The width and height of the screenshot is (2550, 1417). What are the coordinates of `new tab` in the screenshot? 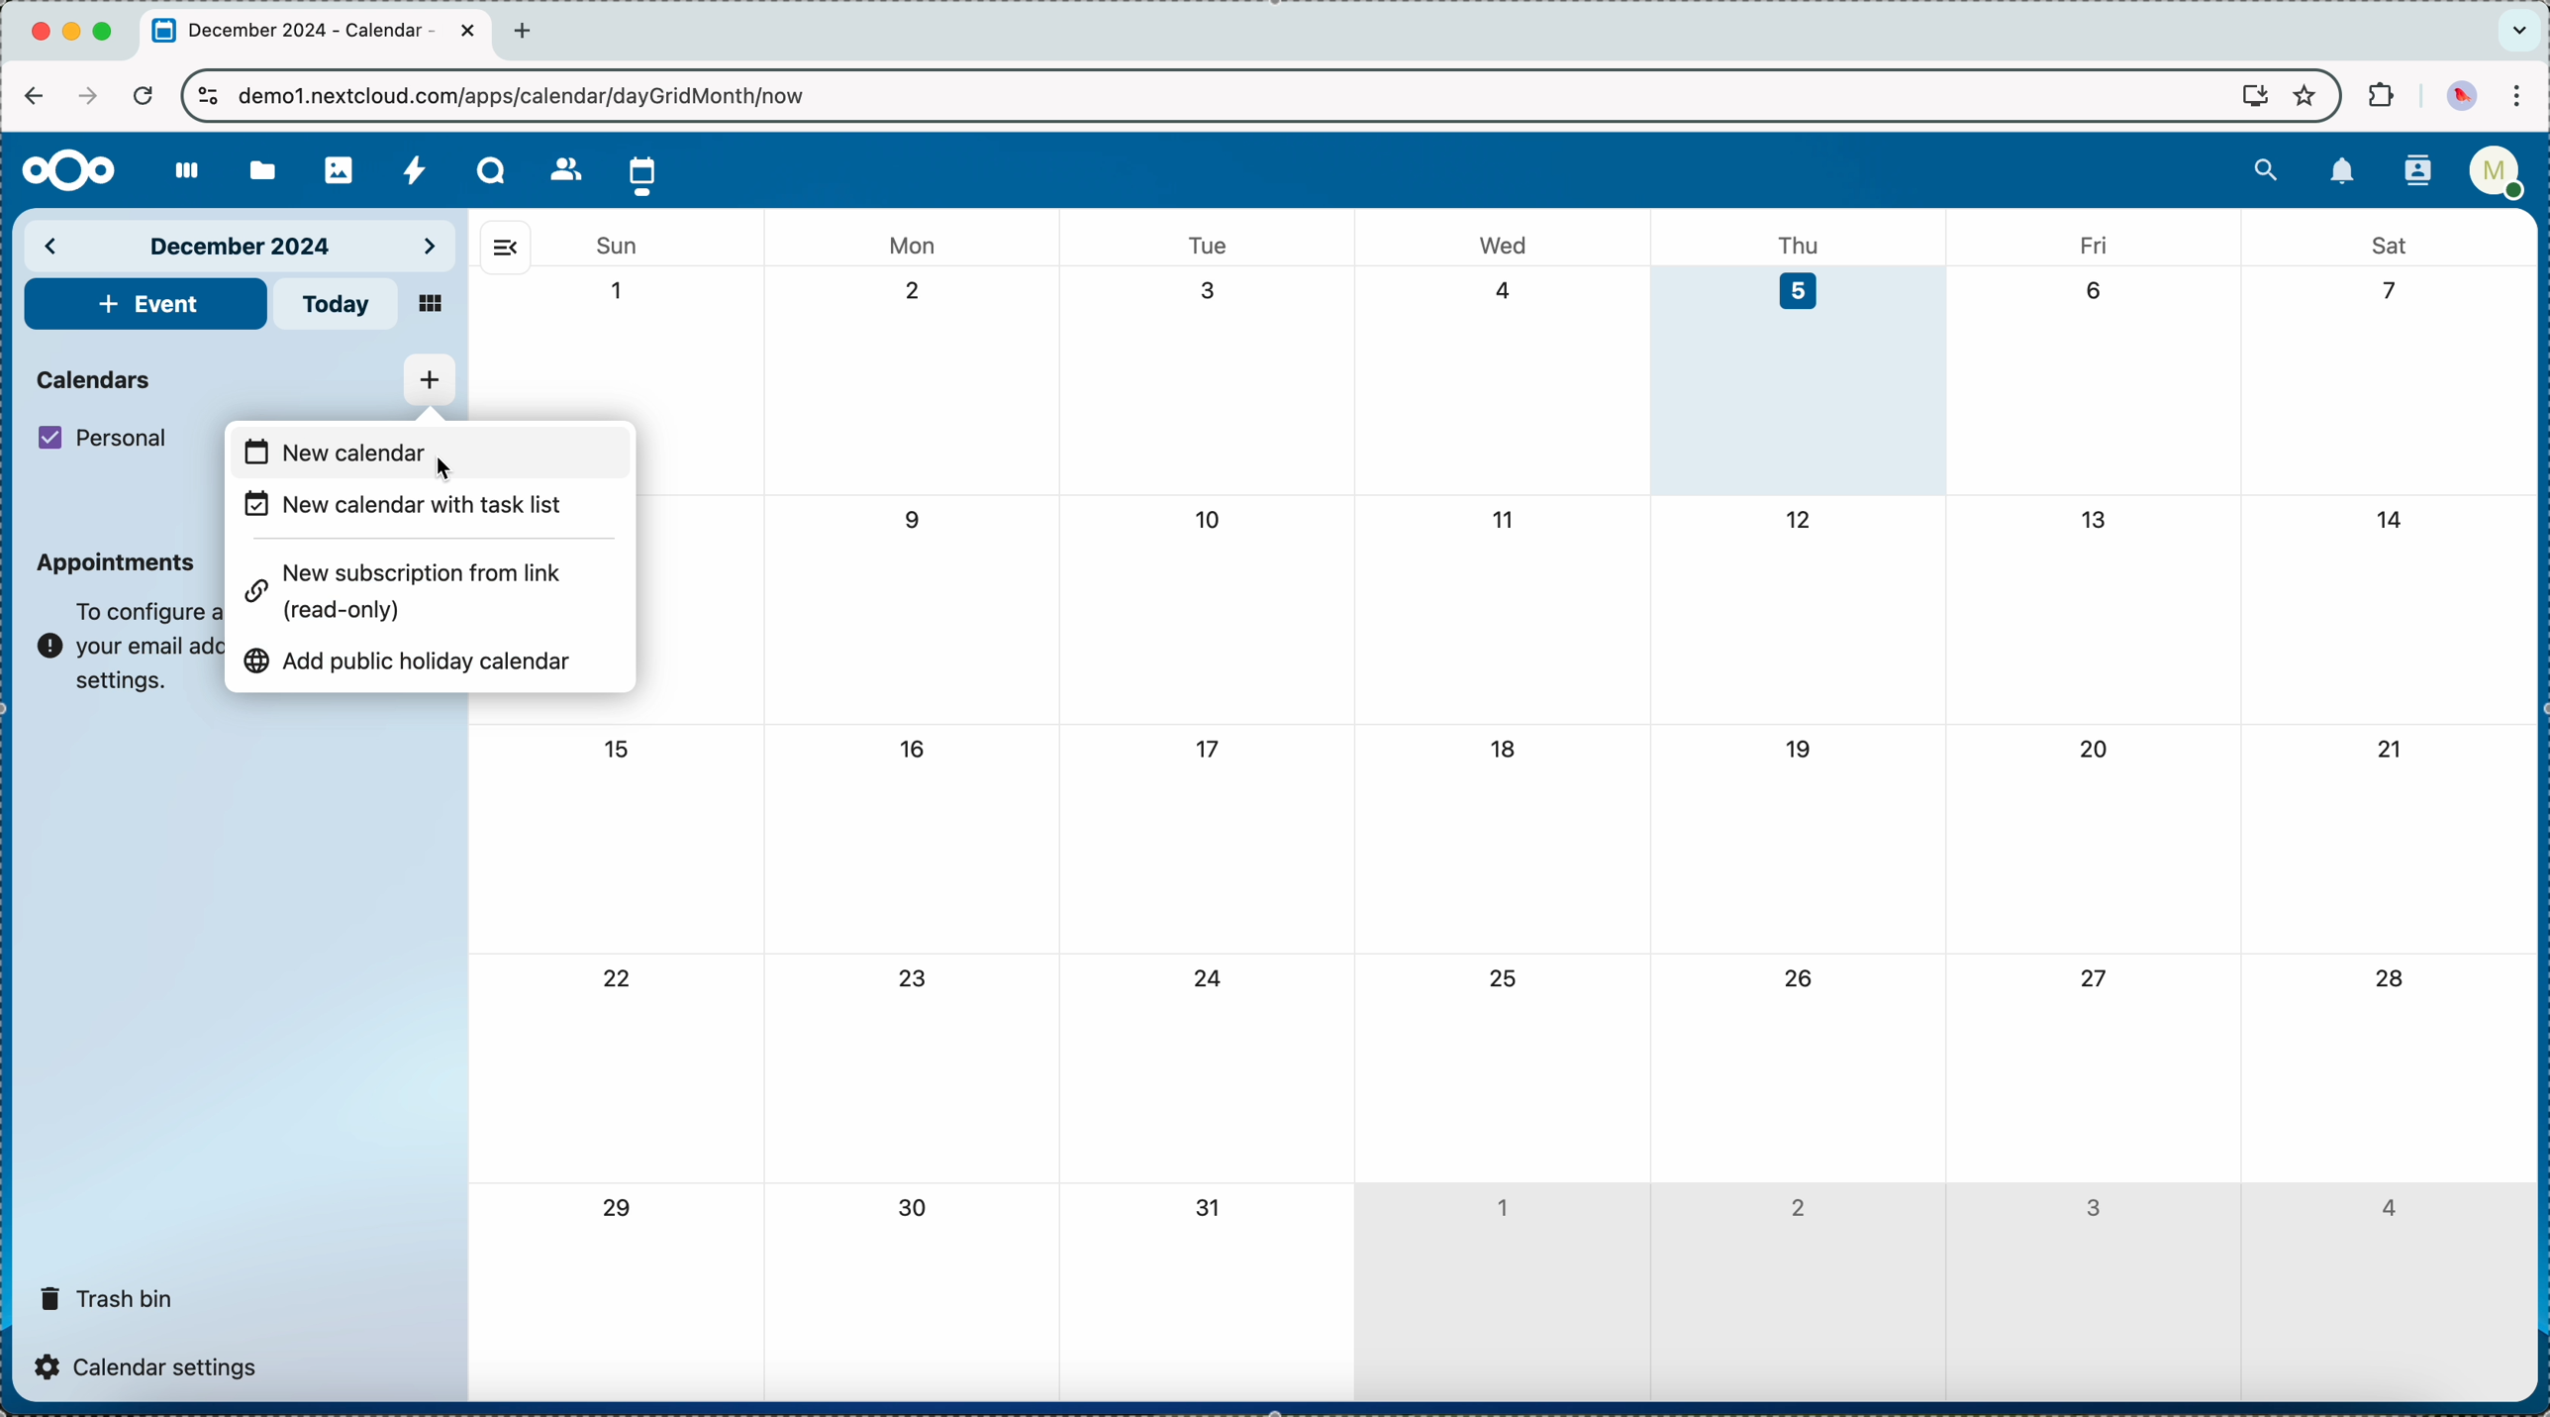 It's located at (529, 31).